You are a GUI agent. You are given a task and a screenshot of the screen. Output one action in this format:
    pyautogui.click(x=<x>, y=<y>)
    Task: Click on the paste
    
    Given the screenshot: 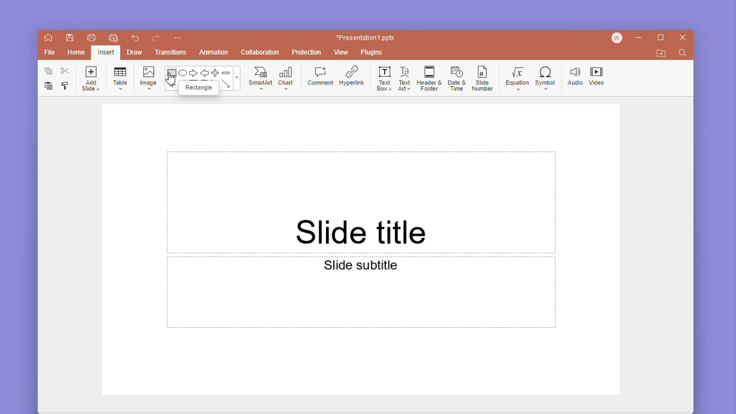 What is the action you would take?
    pyautogui.click(x=45, y=87)
    